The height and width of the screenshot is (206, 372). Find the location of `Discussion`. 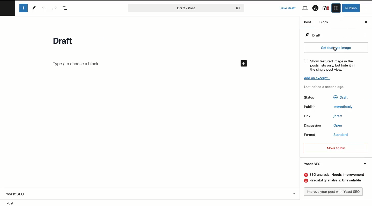

Discussion is located at coordinates (312, 125).